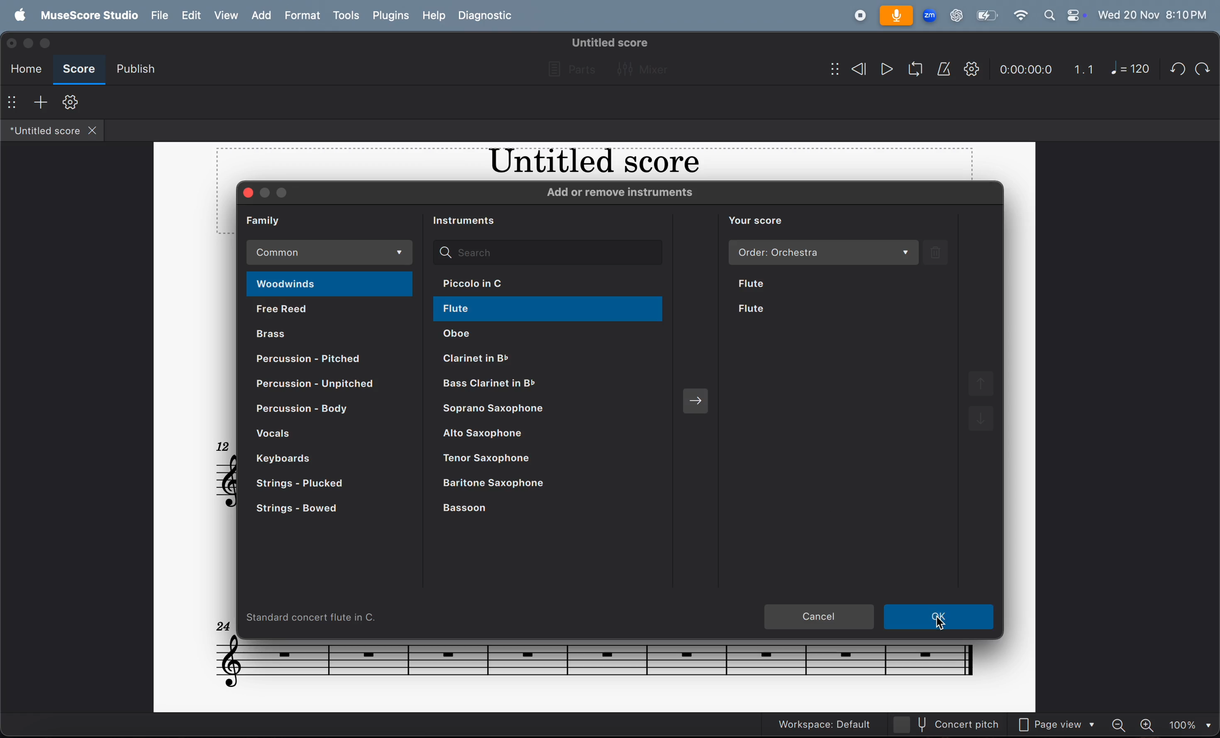 The image size is (1220, 738). I want to click on parts, so click(568, 67).